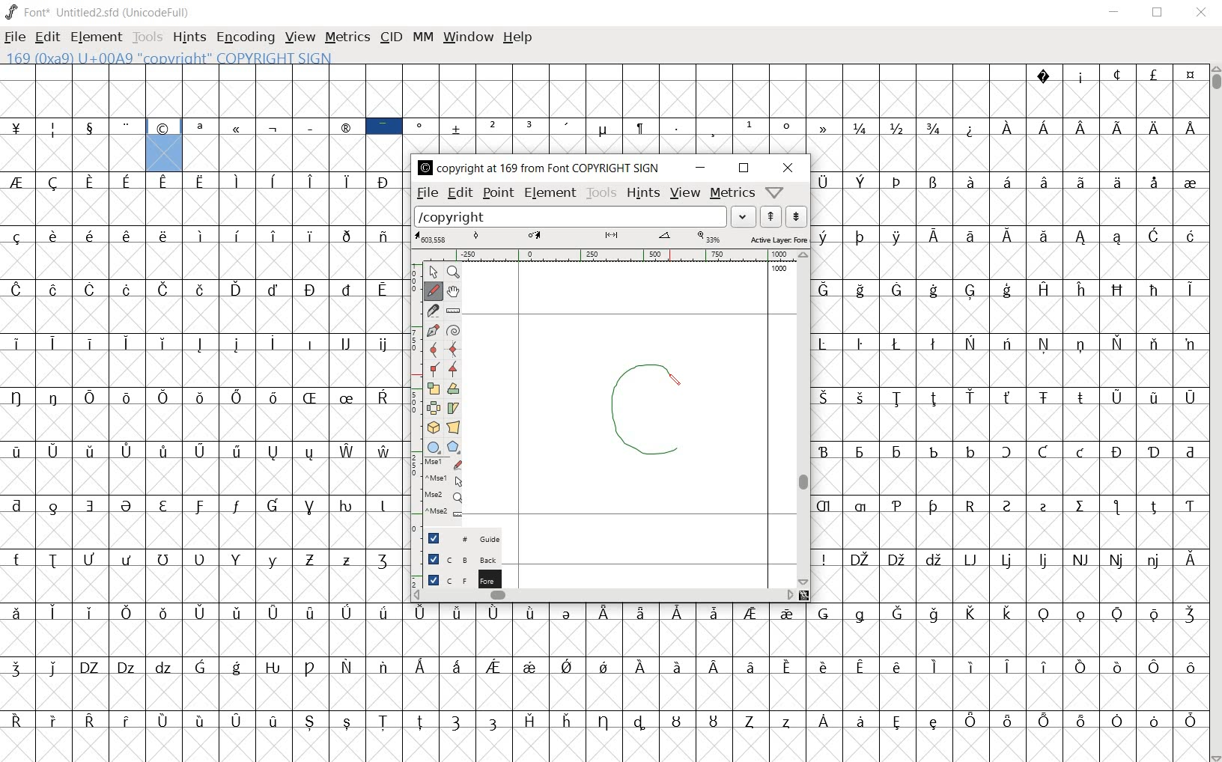  I want to click on Rotate the selection, so click(454, 390).